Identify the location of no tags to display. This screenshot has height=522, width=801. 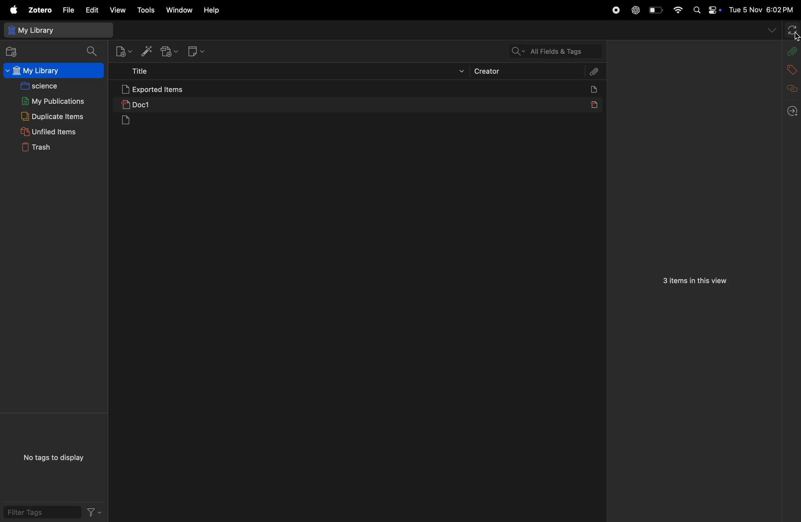
(54, 457).